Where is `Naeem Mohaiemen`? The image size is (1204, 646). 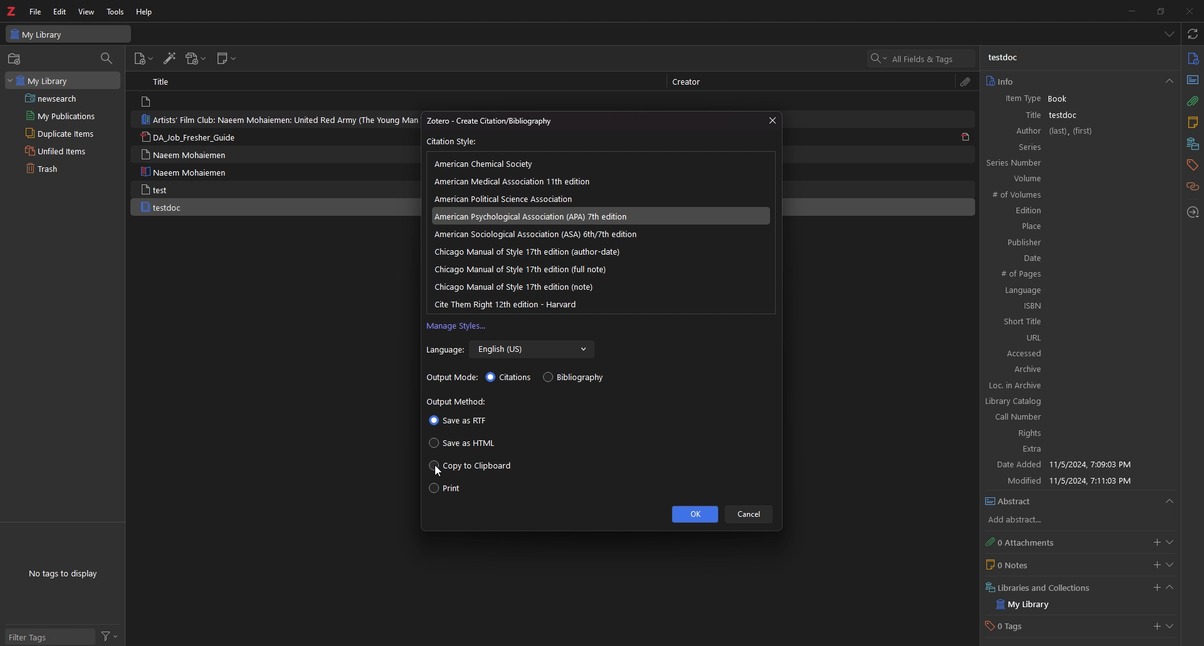
Naeem Mohaiemen is located at coordinates (187, 172).